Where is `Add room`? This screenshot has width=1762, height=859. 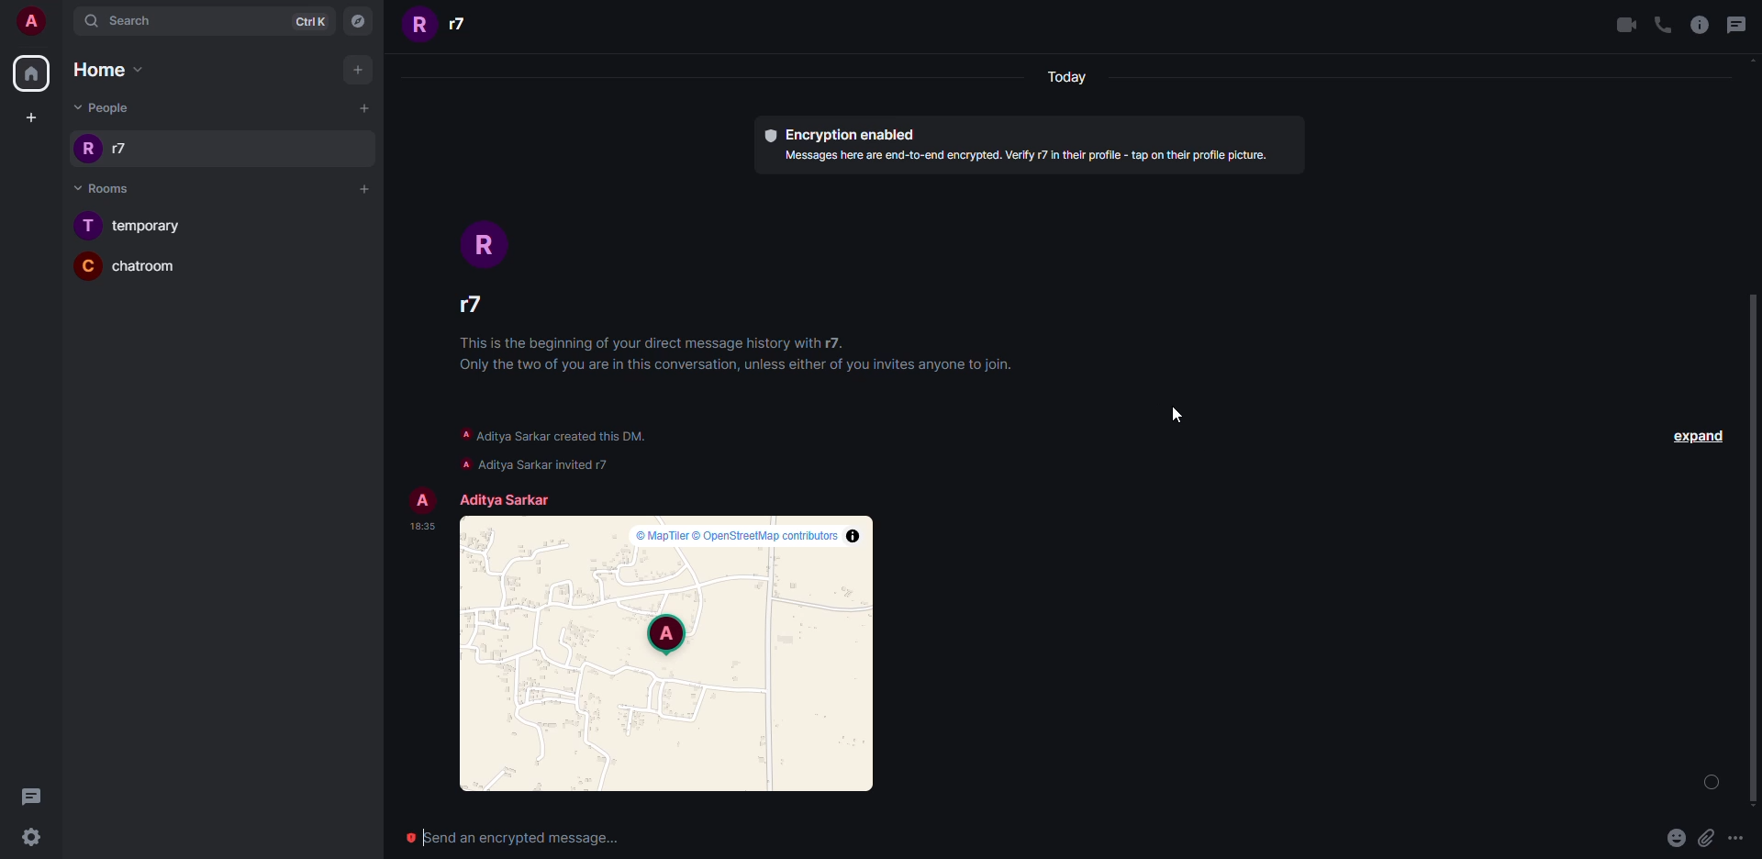
Add room is located at coordinates (360, 187).